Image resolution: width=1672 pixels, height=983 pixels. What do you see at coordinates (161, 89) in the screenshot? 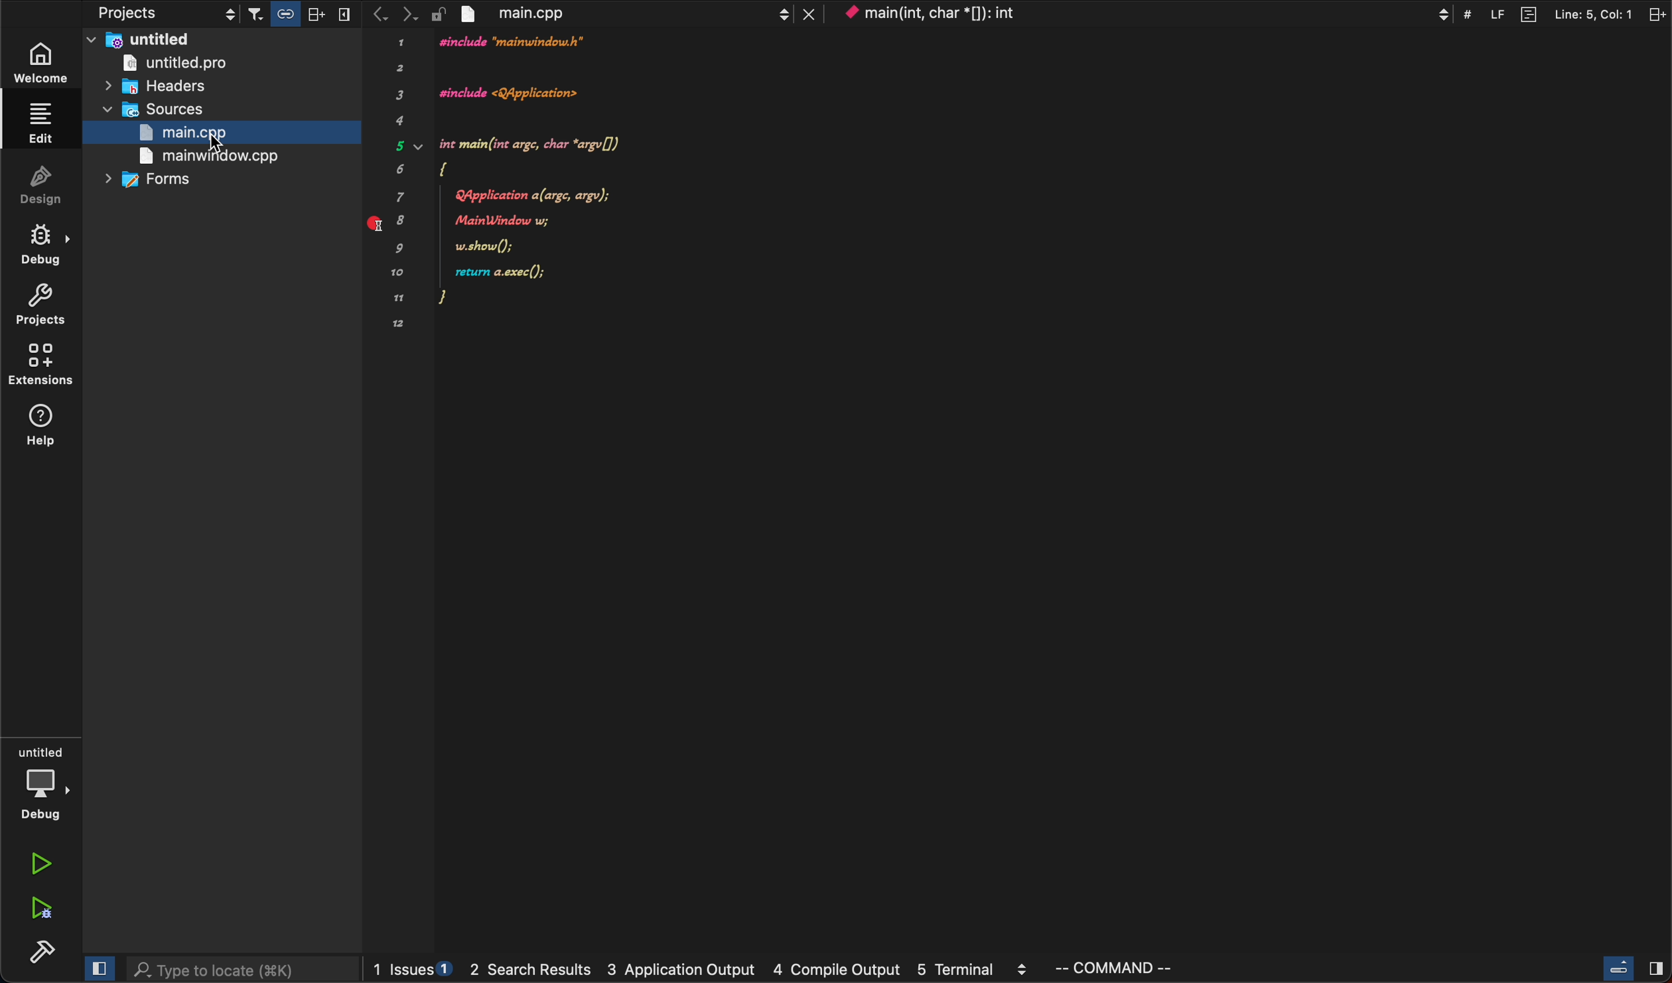
I see `headers` at bounding box center [161, 89].